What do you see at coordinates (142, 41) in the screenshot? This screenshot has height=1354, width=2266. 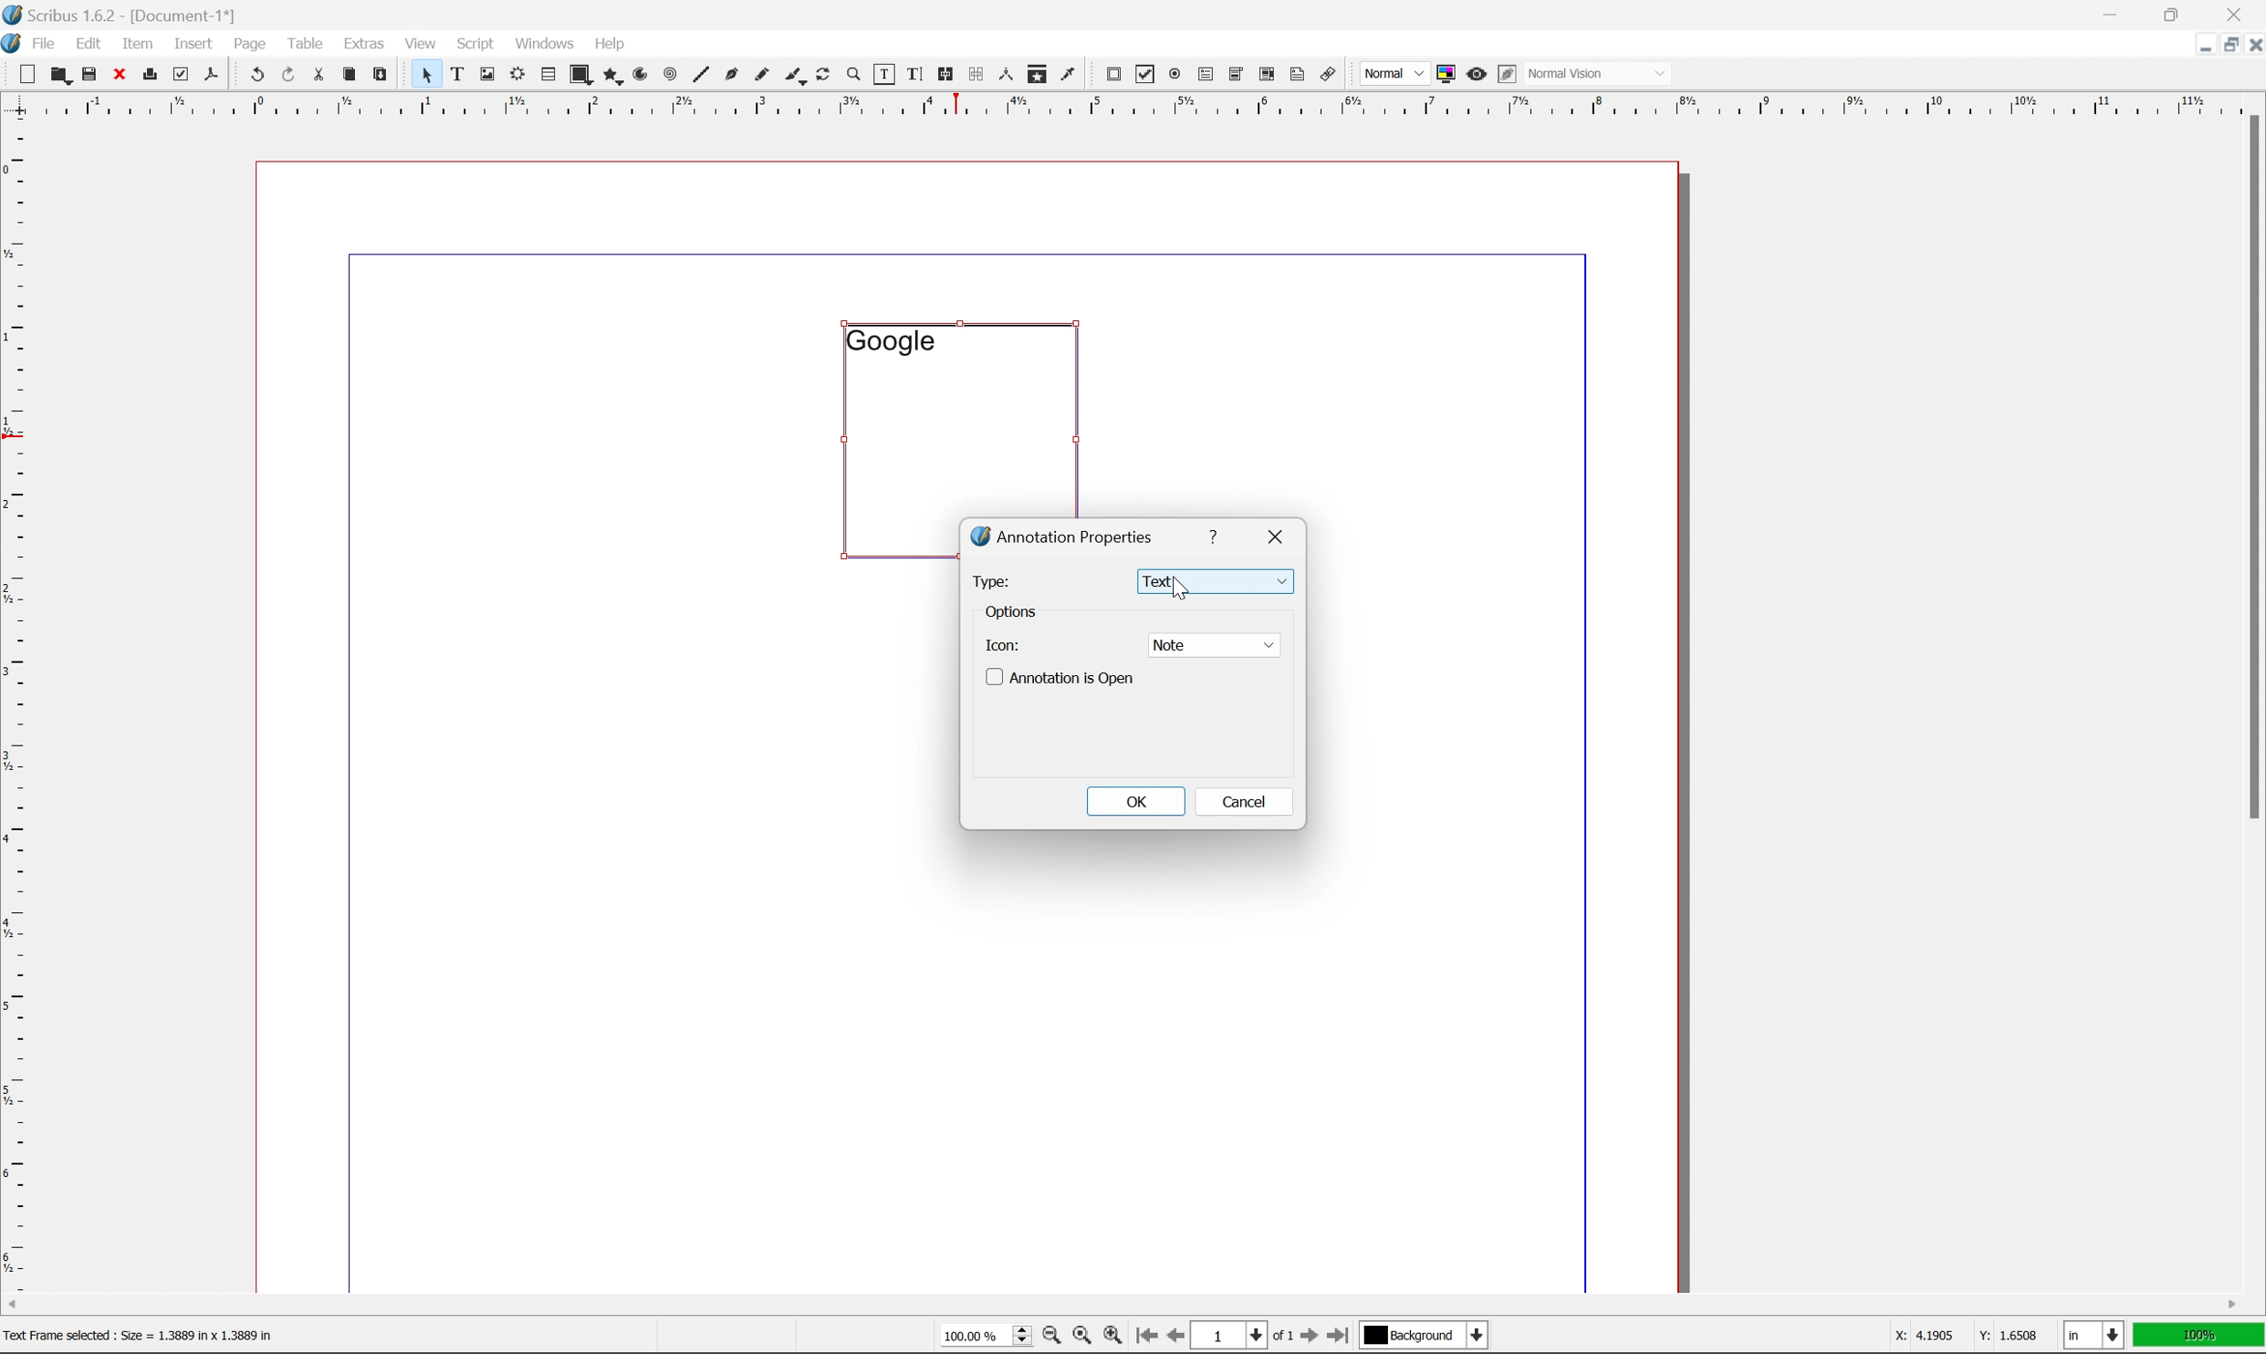 I see `item` at bounding box center [142, 41].